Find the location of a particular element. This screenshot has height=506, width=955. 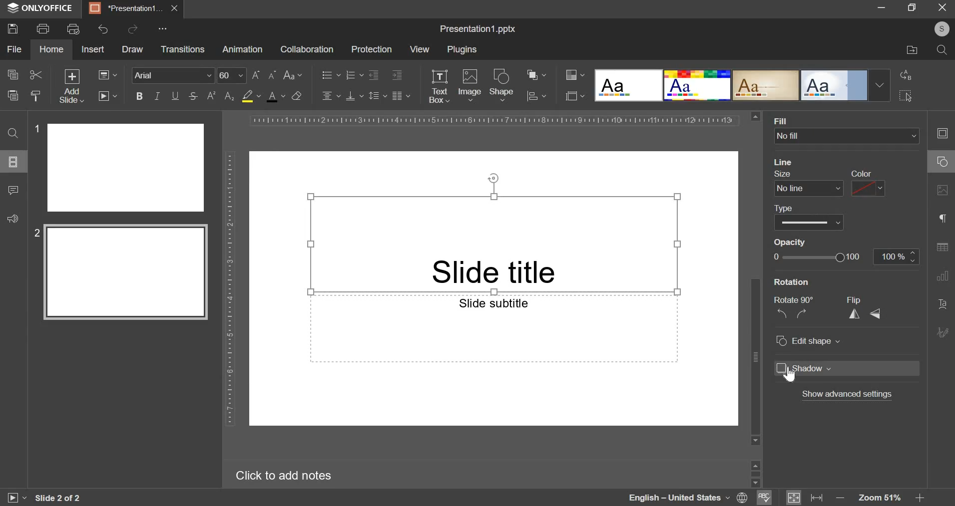

horizontal is located at coordinates (878, 313).